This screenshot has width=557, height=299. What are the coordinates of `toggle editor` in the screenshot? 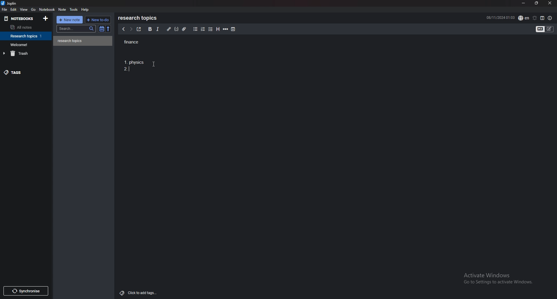 It's located at (545, 29).